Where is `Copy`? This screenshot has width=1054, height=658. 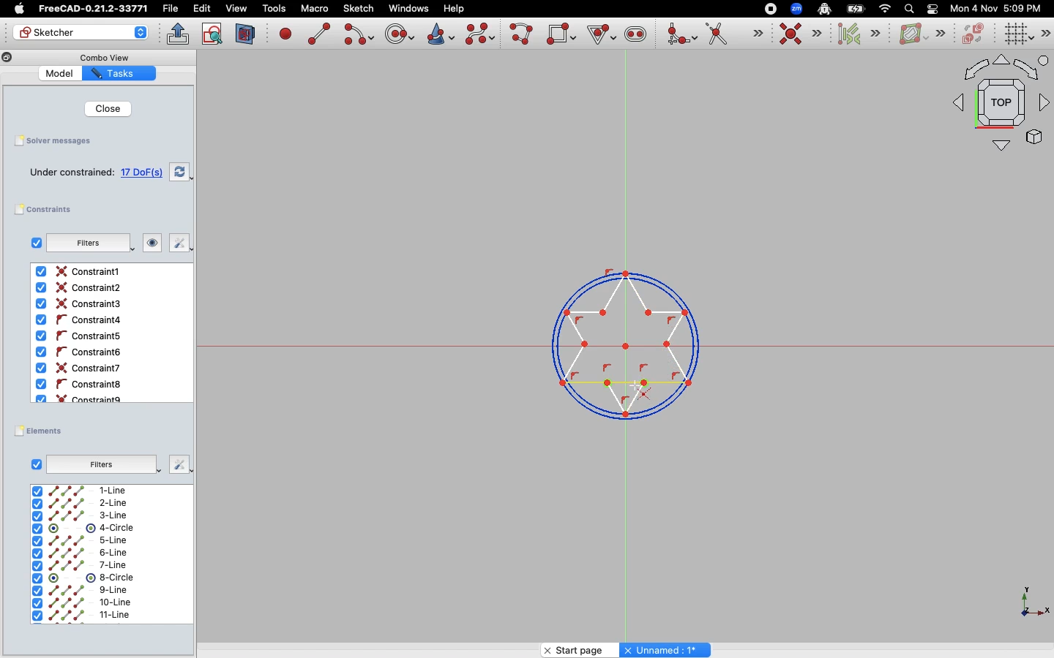 Copy is located at coordinates (7, 59).